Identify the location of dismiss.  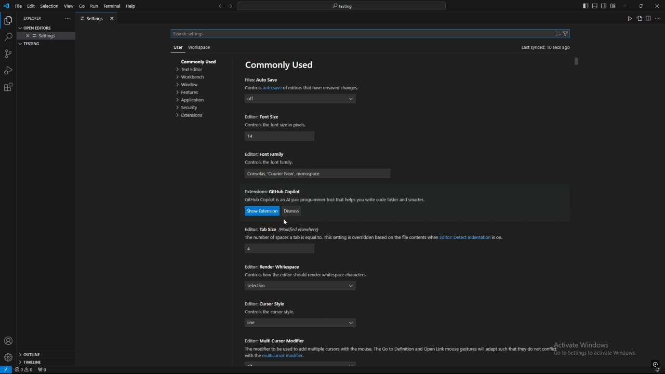
(292, 211).